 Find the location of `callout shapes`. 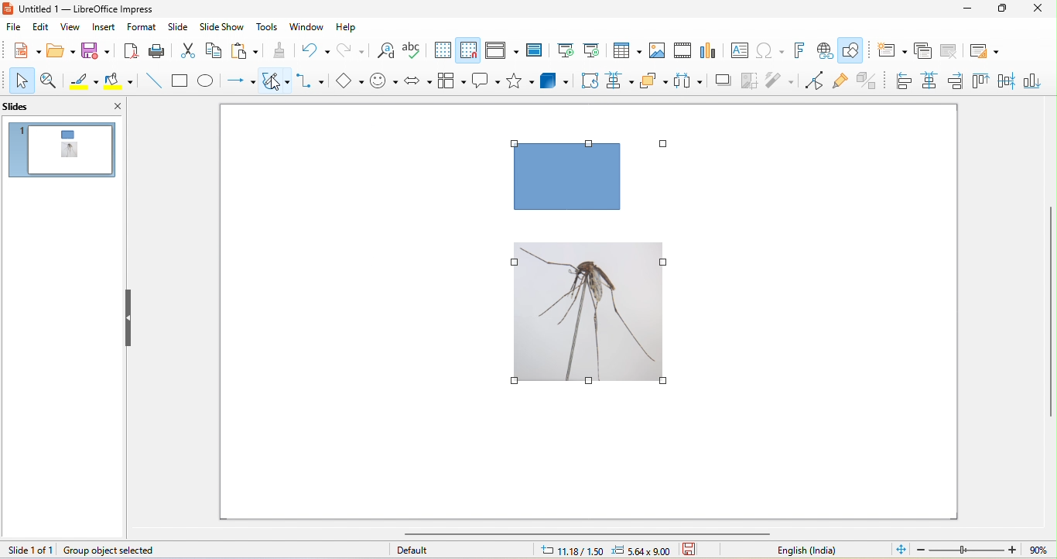

callout shapes is located at coordinates (486, 82).